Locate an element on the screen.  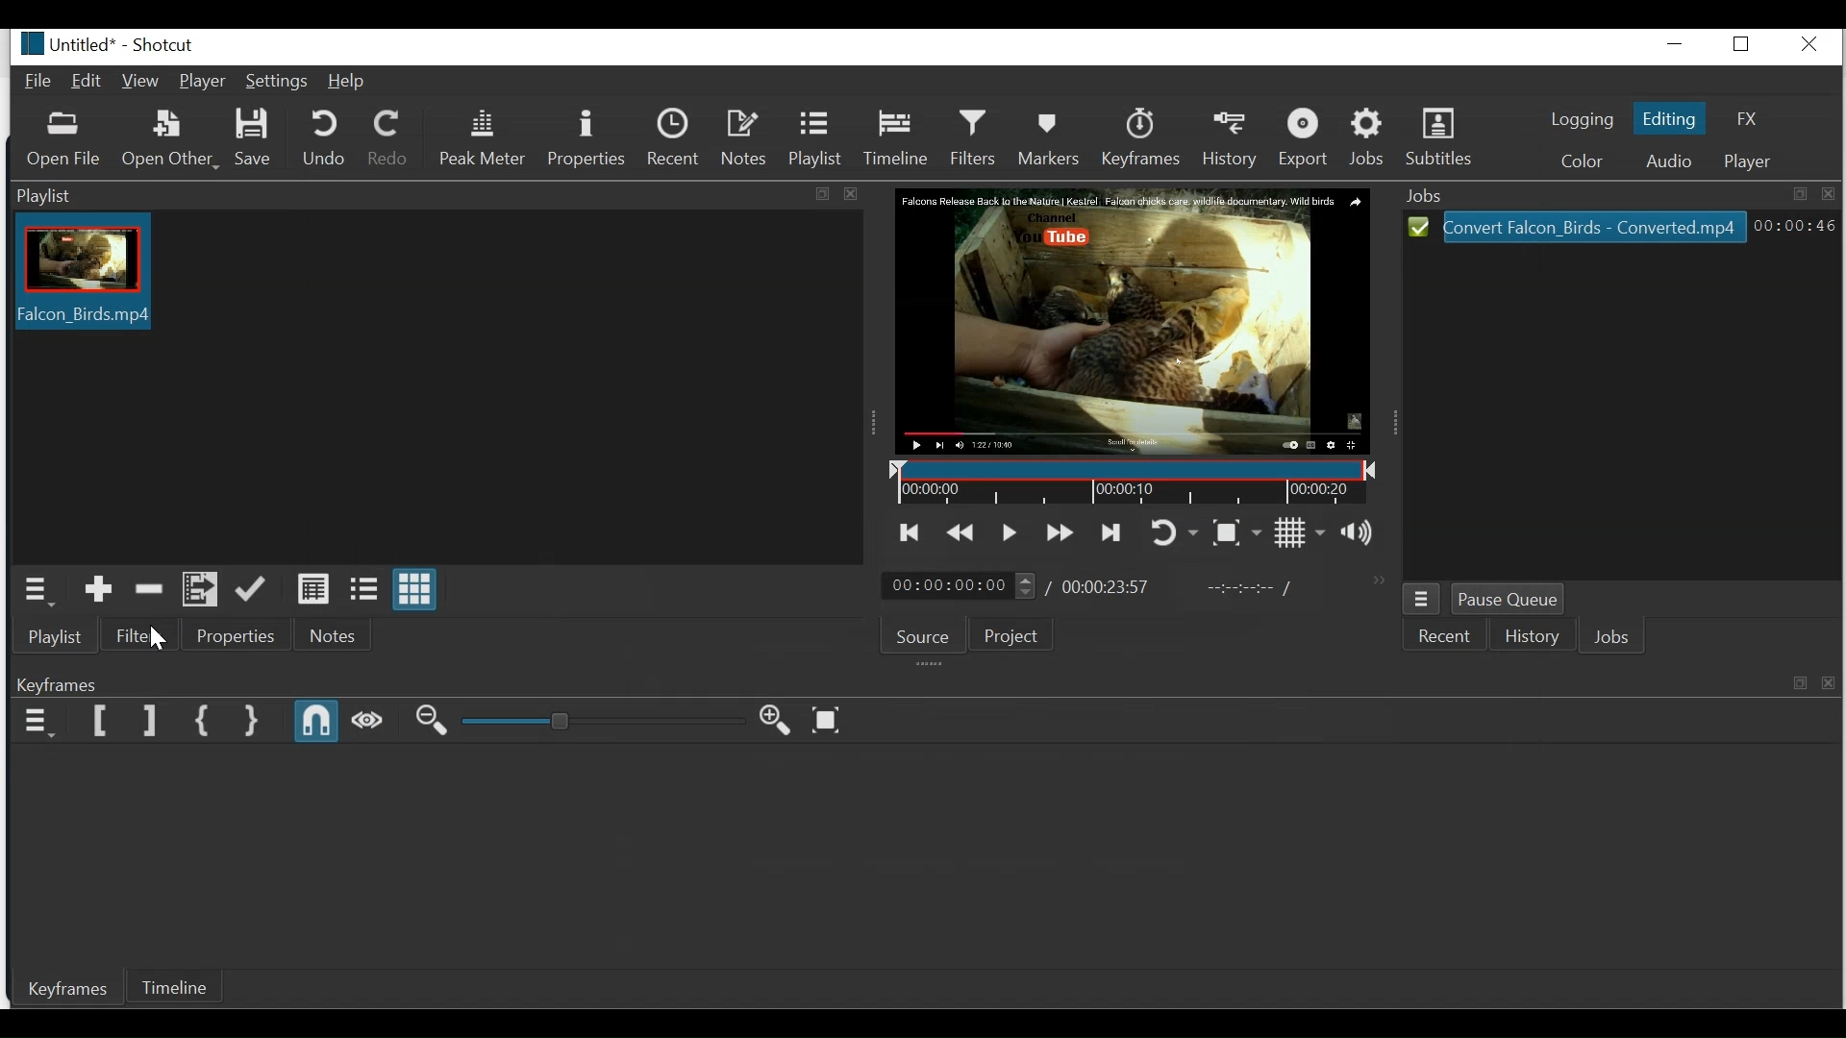
Snap is located at coordinates (313, 723).